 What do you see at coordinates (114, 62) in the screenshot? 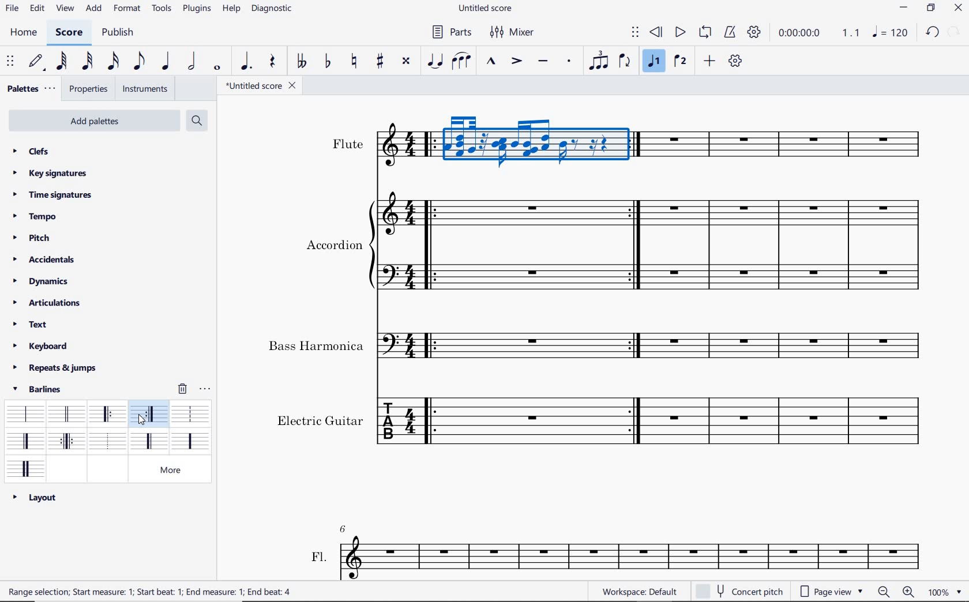
I see `16th note` at bounding box center [114, 62].